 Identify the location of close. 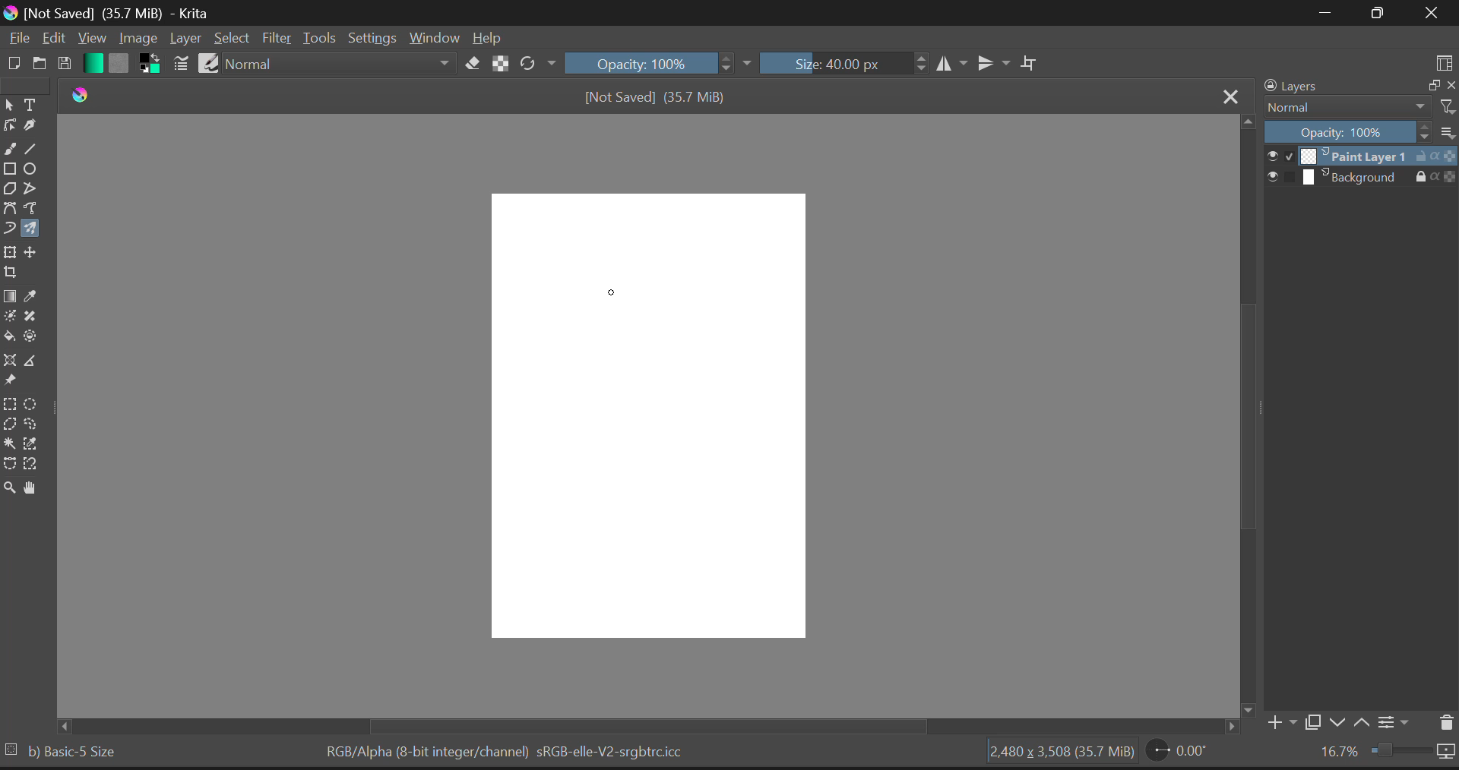
(1450, 86).